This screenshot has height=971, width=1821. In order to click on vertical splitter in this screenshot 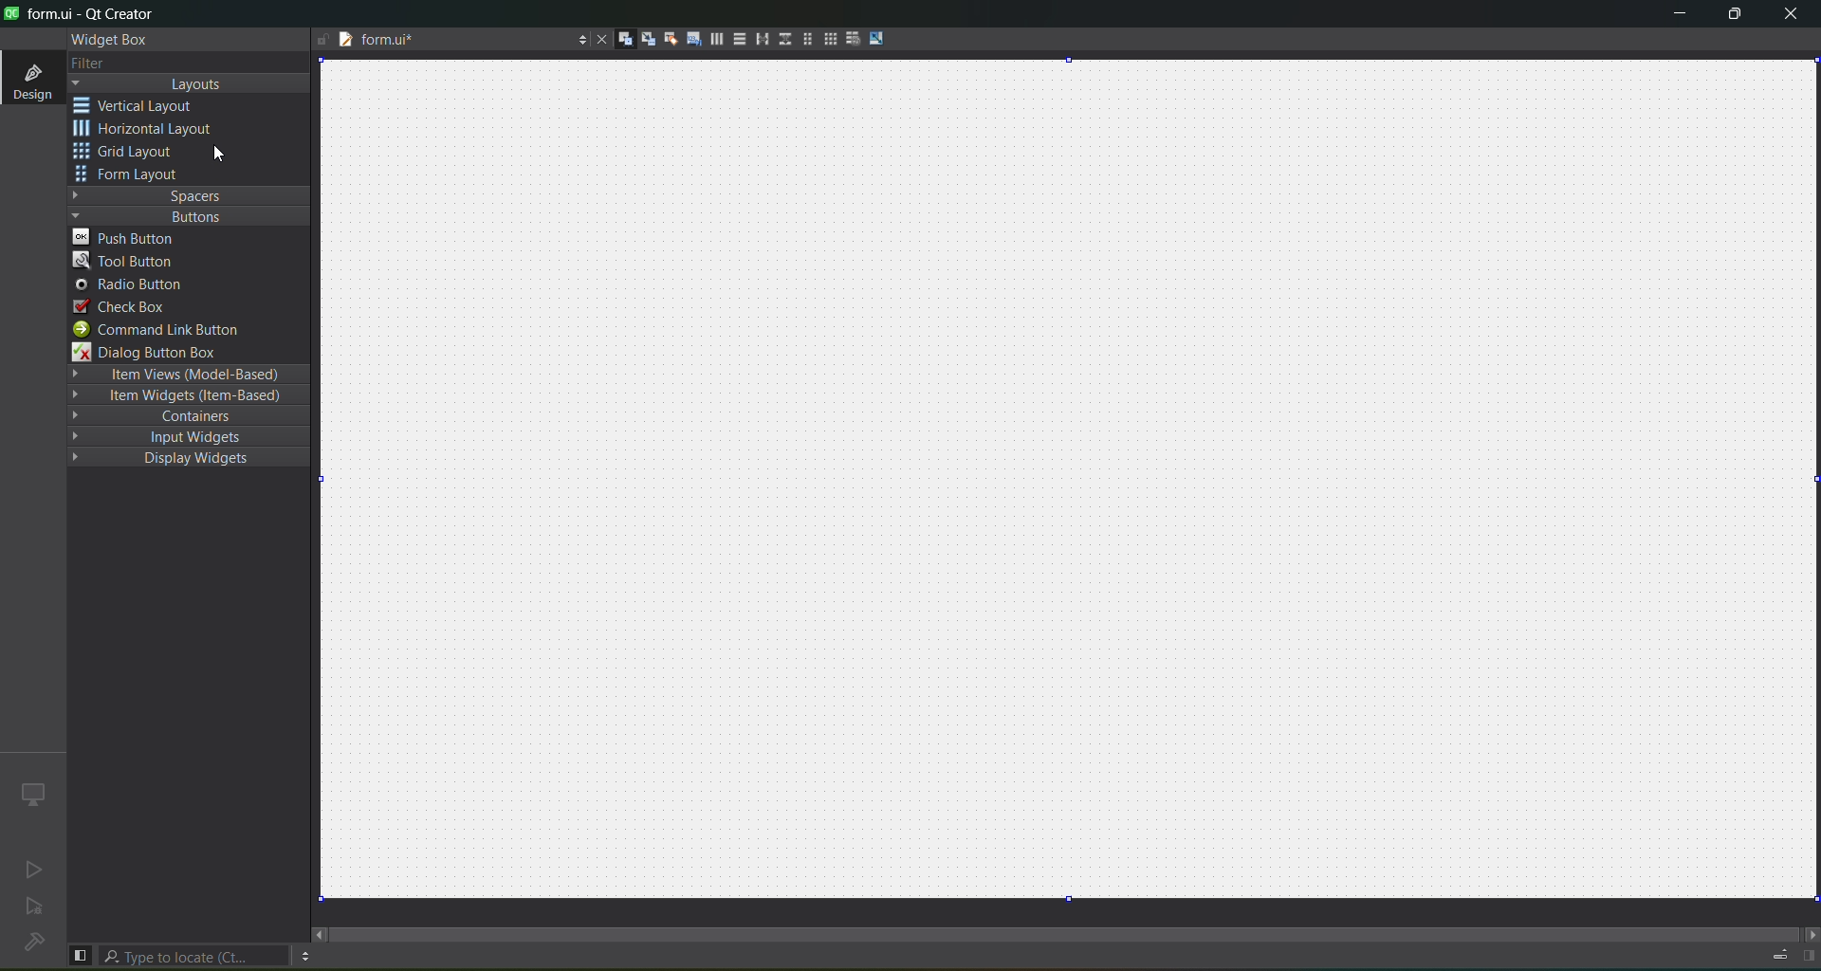, I will do `click(782, 38)`.